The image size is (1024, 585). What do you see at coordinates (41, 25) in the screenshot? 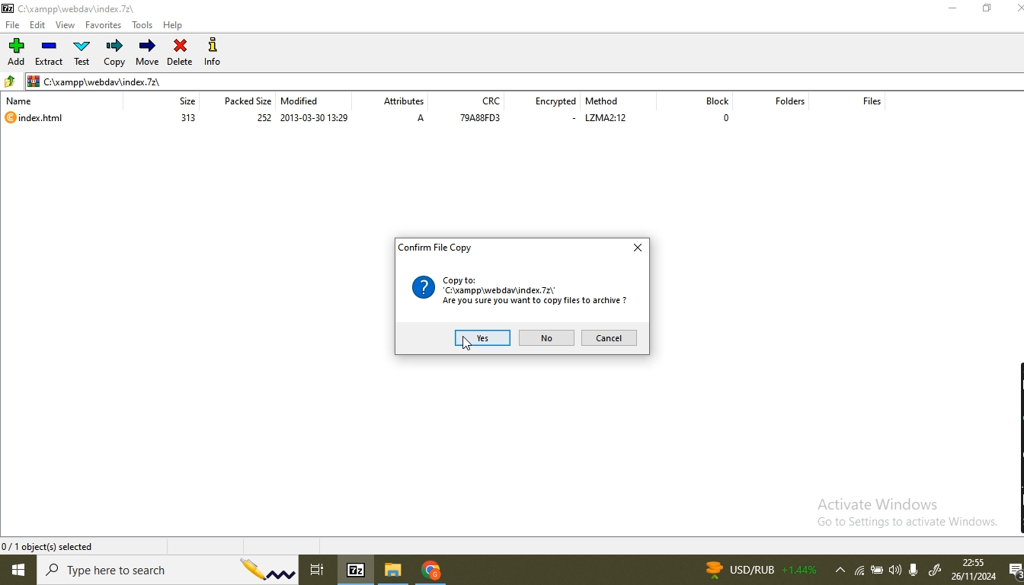
I see `edit` at bounding box center [41, 25].